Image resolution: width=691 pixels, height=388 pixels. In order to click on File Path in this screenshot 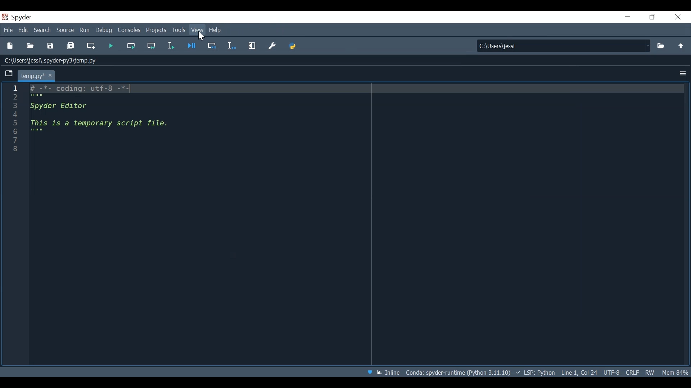, I will do `click(456, 373)`.